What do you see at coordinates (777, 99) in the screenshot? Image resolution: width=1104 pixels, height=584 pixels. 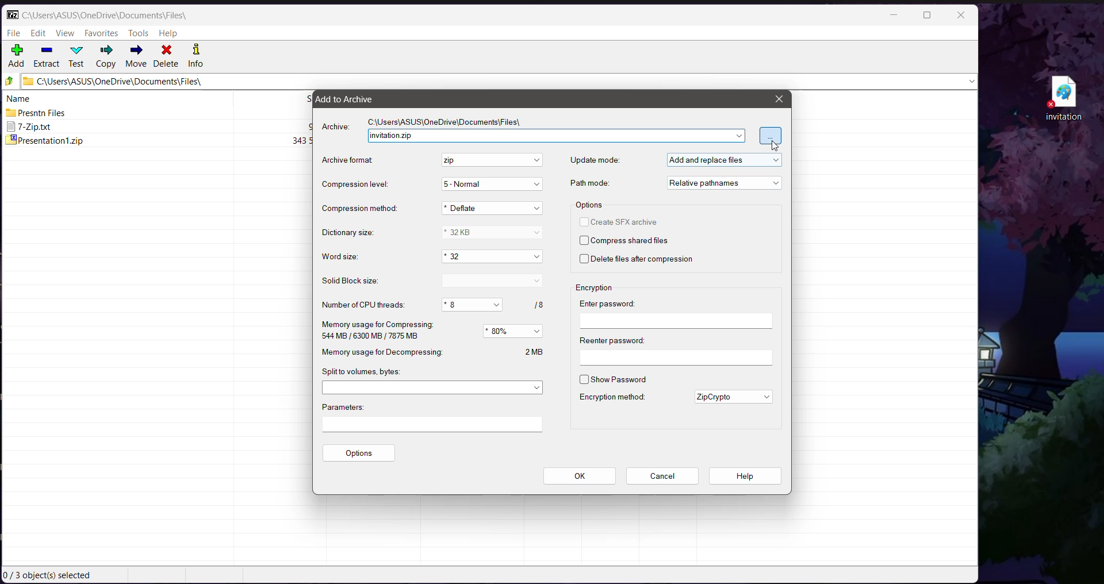 I see `Close` at bounding box center [777, 99].